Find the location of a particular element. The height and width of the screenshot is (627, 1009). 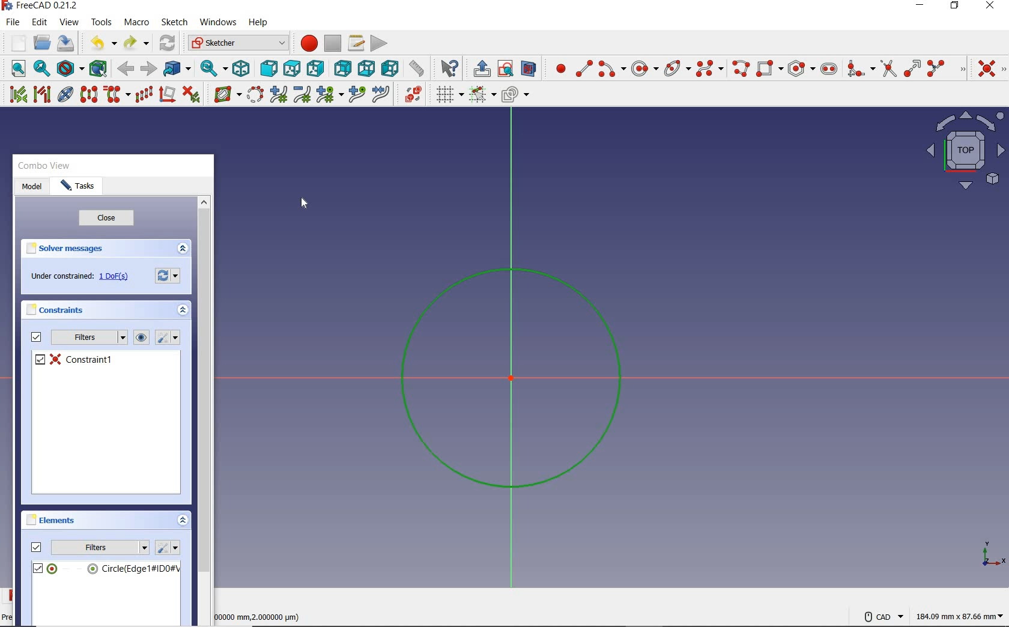

split edge is located at coordinates (945, 68).